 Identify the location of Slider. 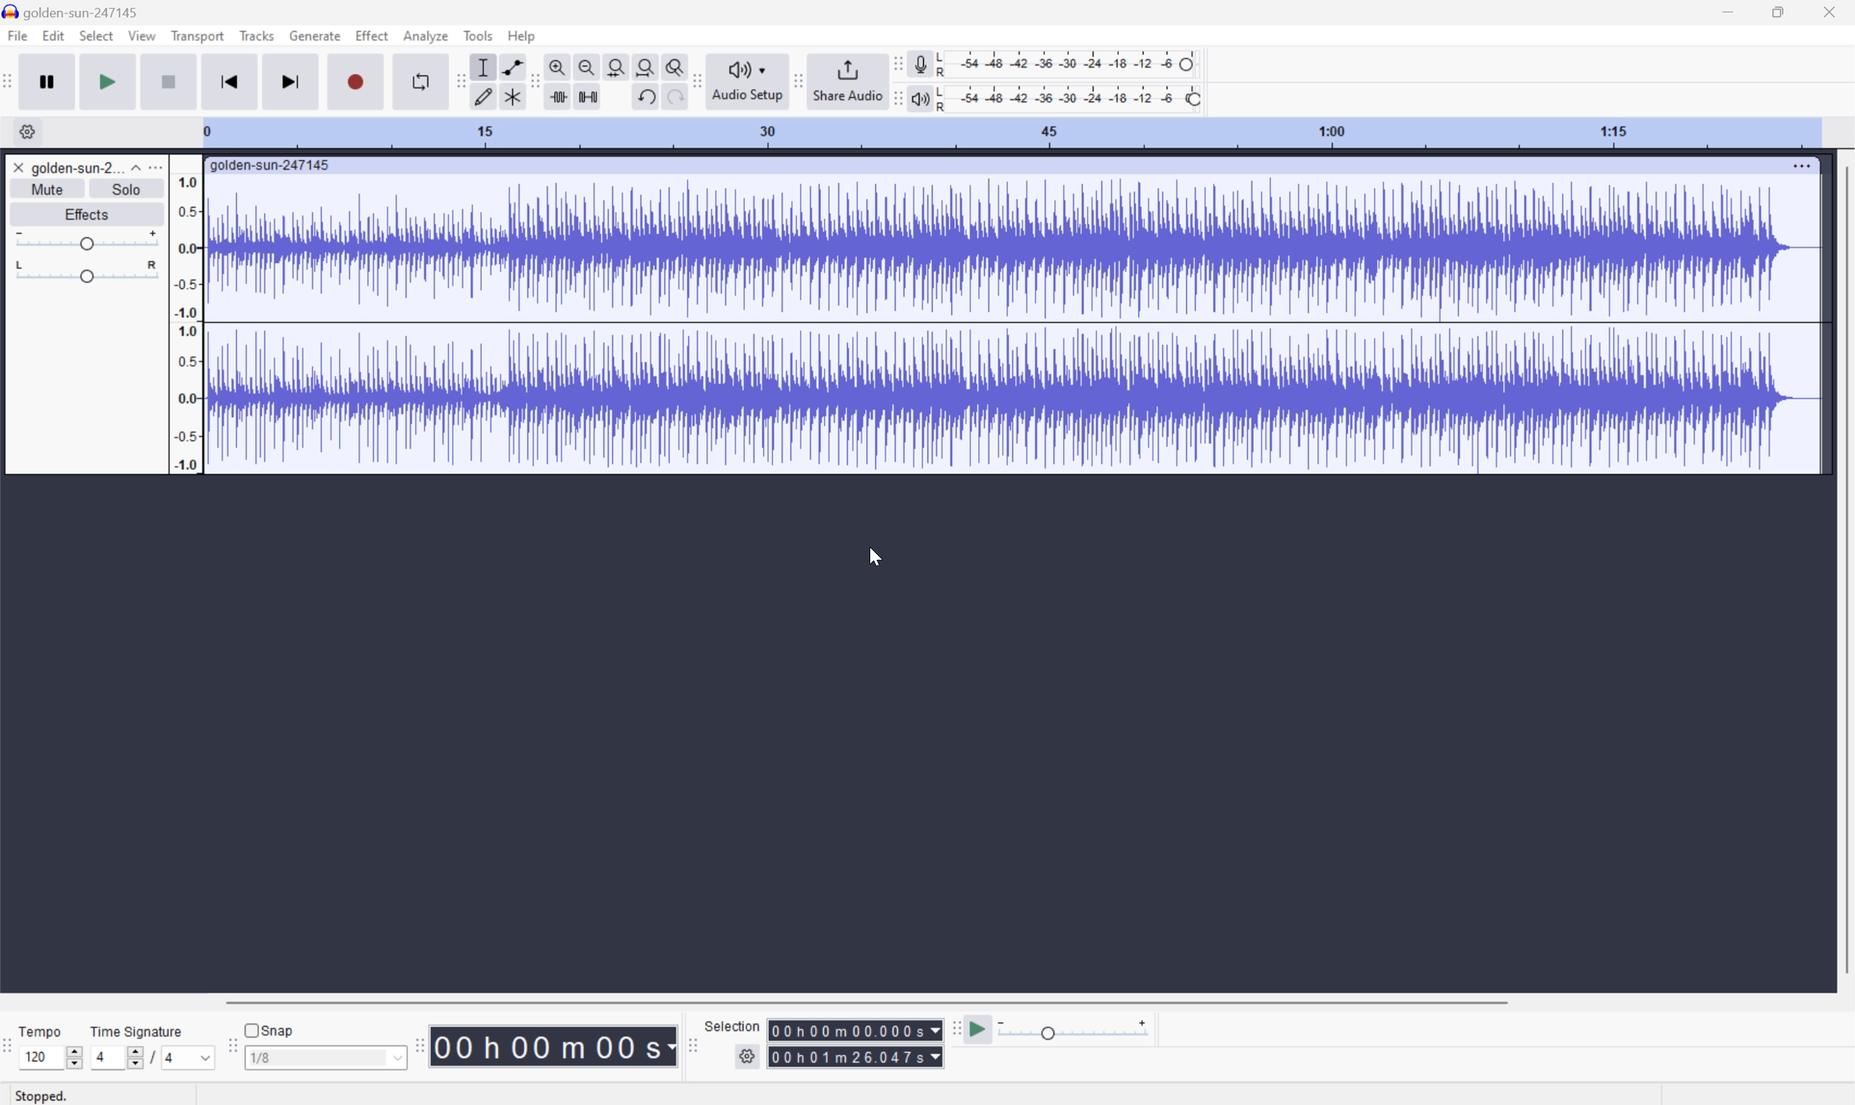
(81, 272).